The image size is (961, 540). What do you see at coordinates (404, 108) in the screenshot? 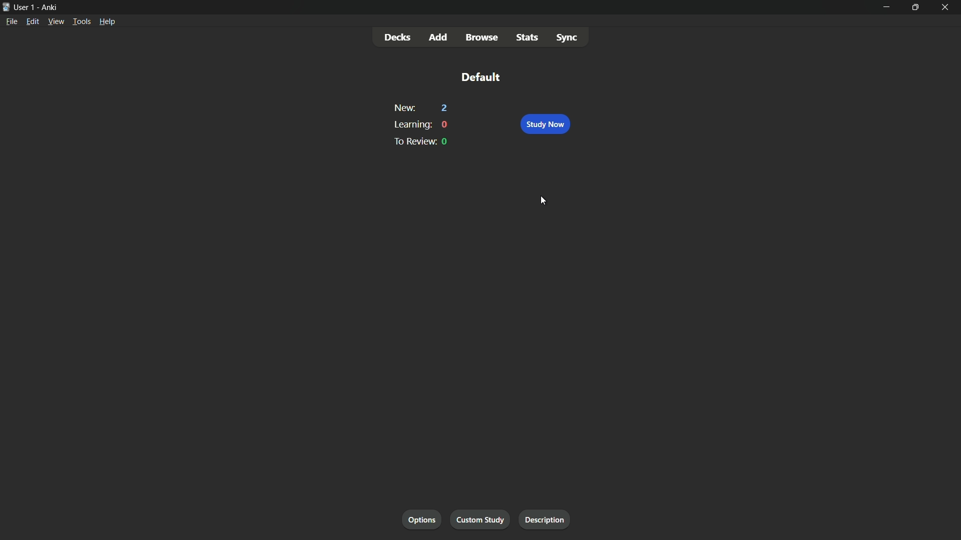
I see `new` at bounding box center [404, 108].